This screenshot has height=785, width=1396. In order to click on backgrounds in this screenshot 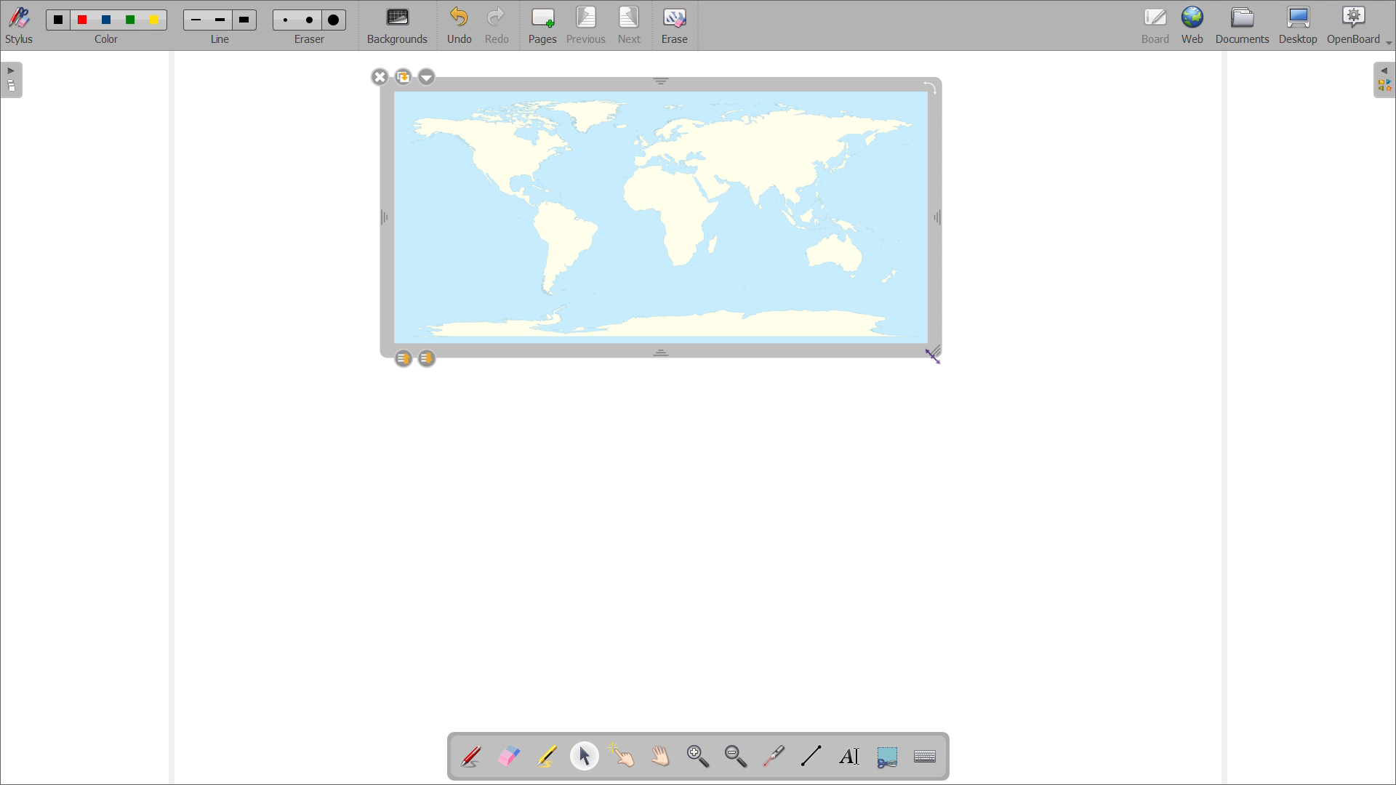, I will do `click(398, 26)`.